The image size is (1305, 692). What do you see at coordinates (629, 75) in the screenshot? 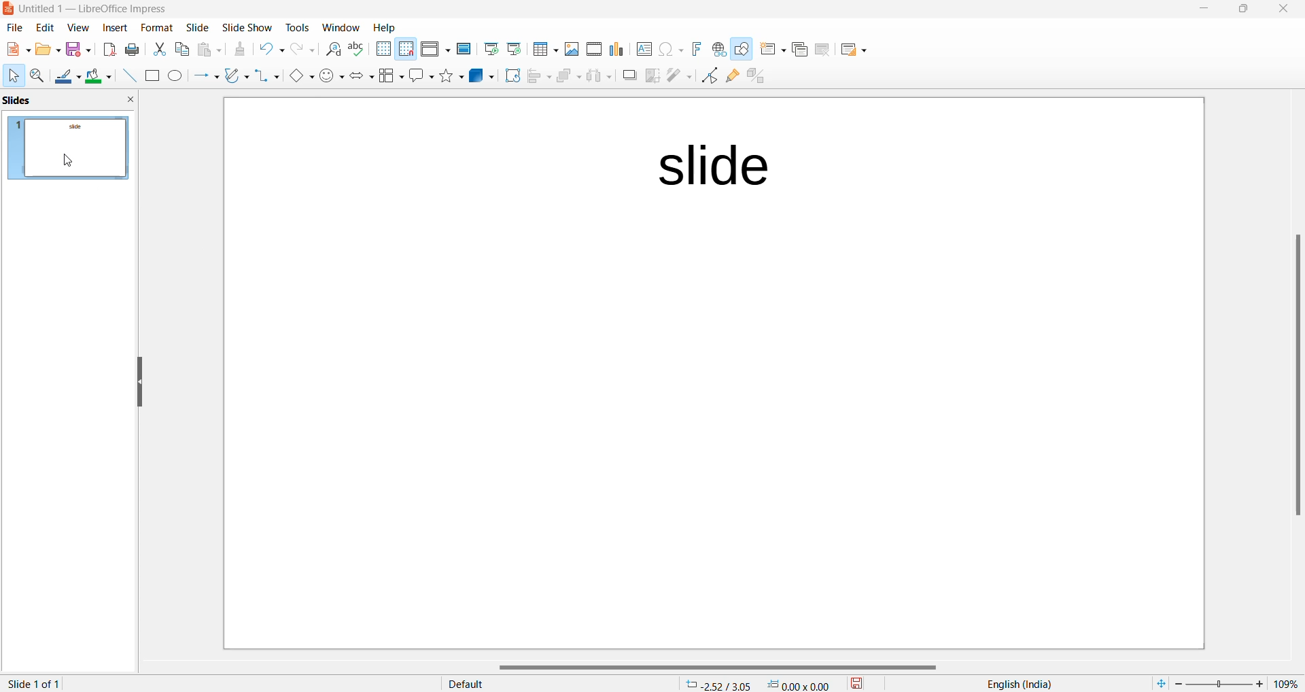
I see `shadow` at bounding box center [629, 75].